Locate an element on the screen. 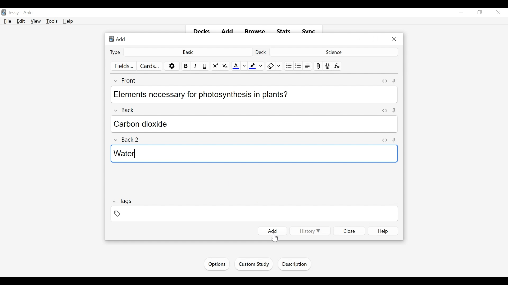 This screenshot has height=285, width=508. Deck is located at coordinates (261, 52).